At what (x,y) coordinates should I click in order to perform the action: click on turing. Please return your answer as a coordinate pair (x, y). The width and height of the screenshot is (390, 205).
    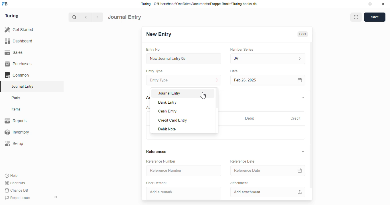
    Looking at the image, I should click on (12, 16).